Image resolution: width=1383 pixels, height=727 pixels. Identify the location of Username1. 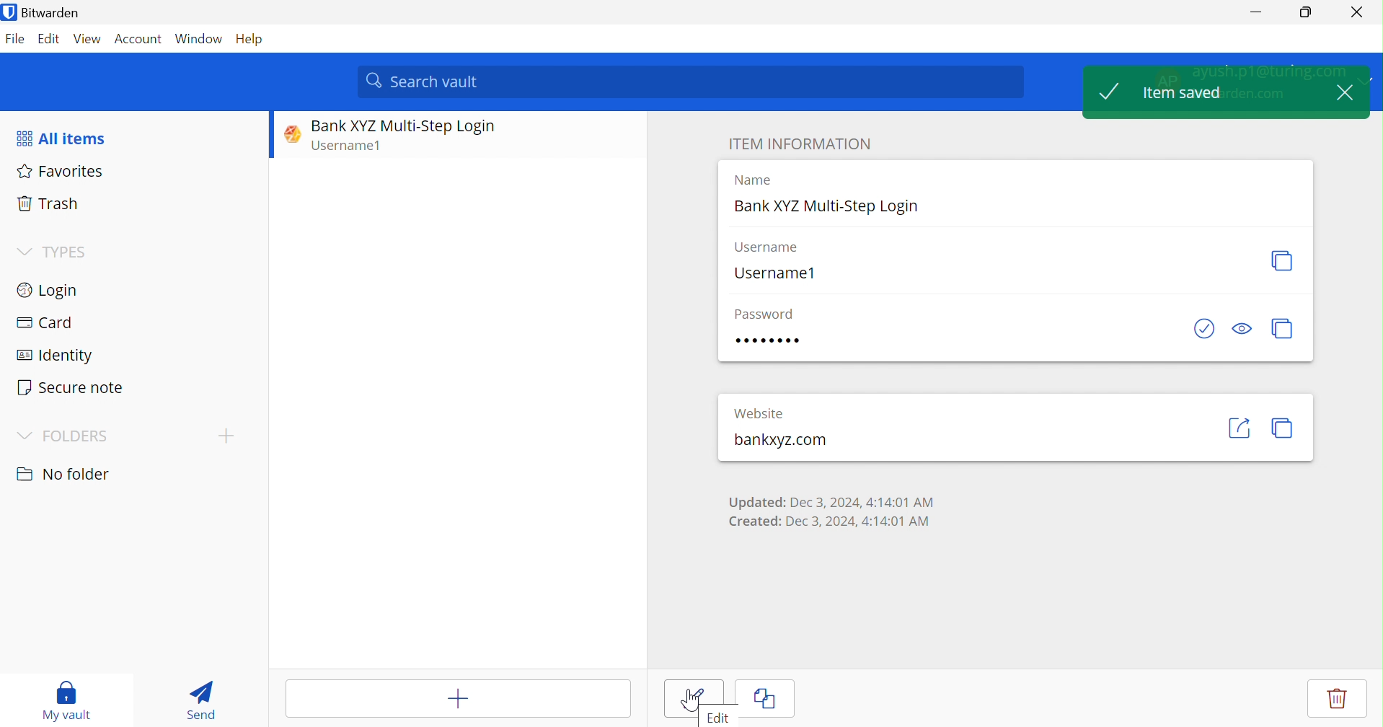
(353, 147).